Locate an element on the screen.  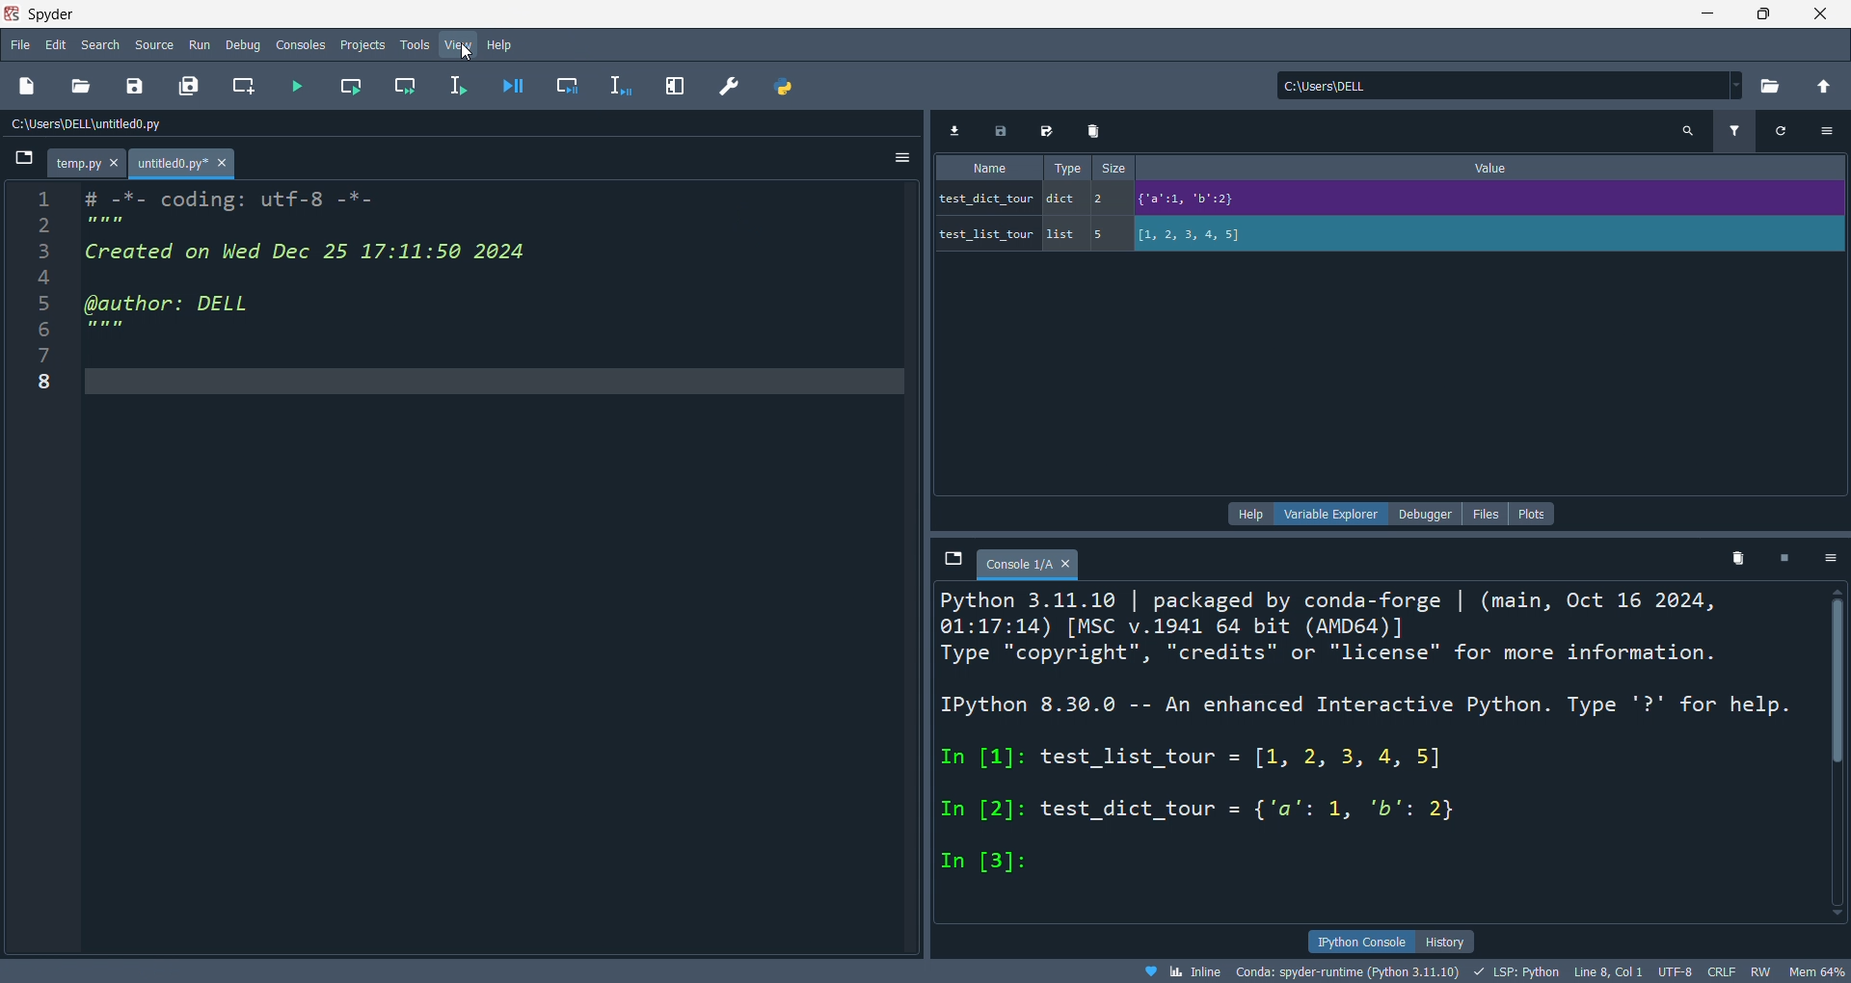
size is located at coordinates (1114, 169).